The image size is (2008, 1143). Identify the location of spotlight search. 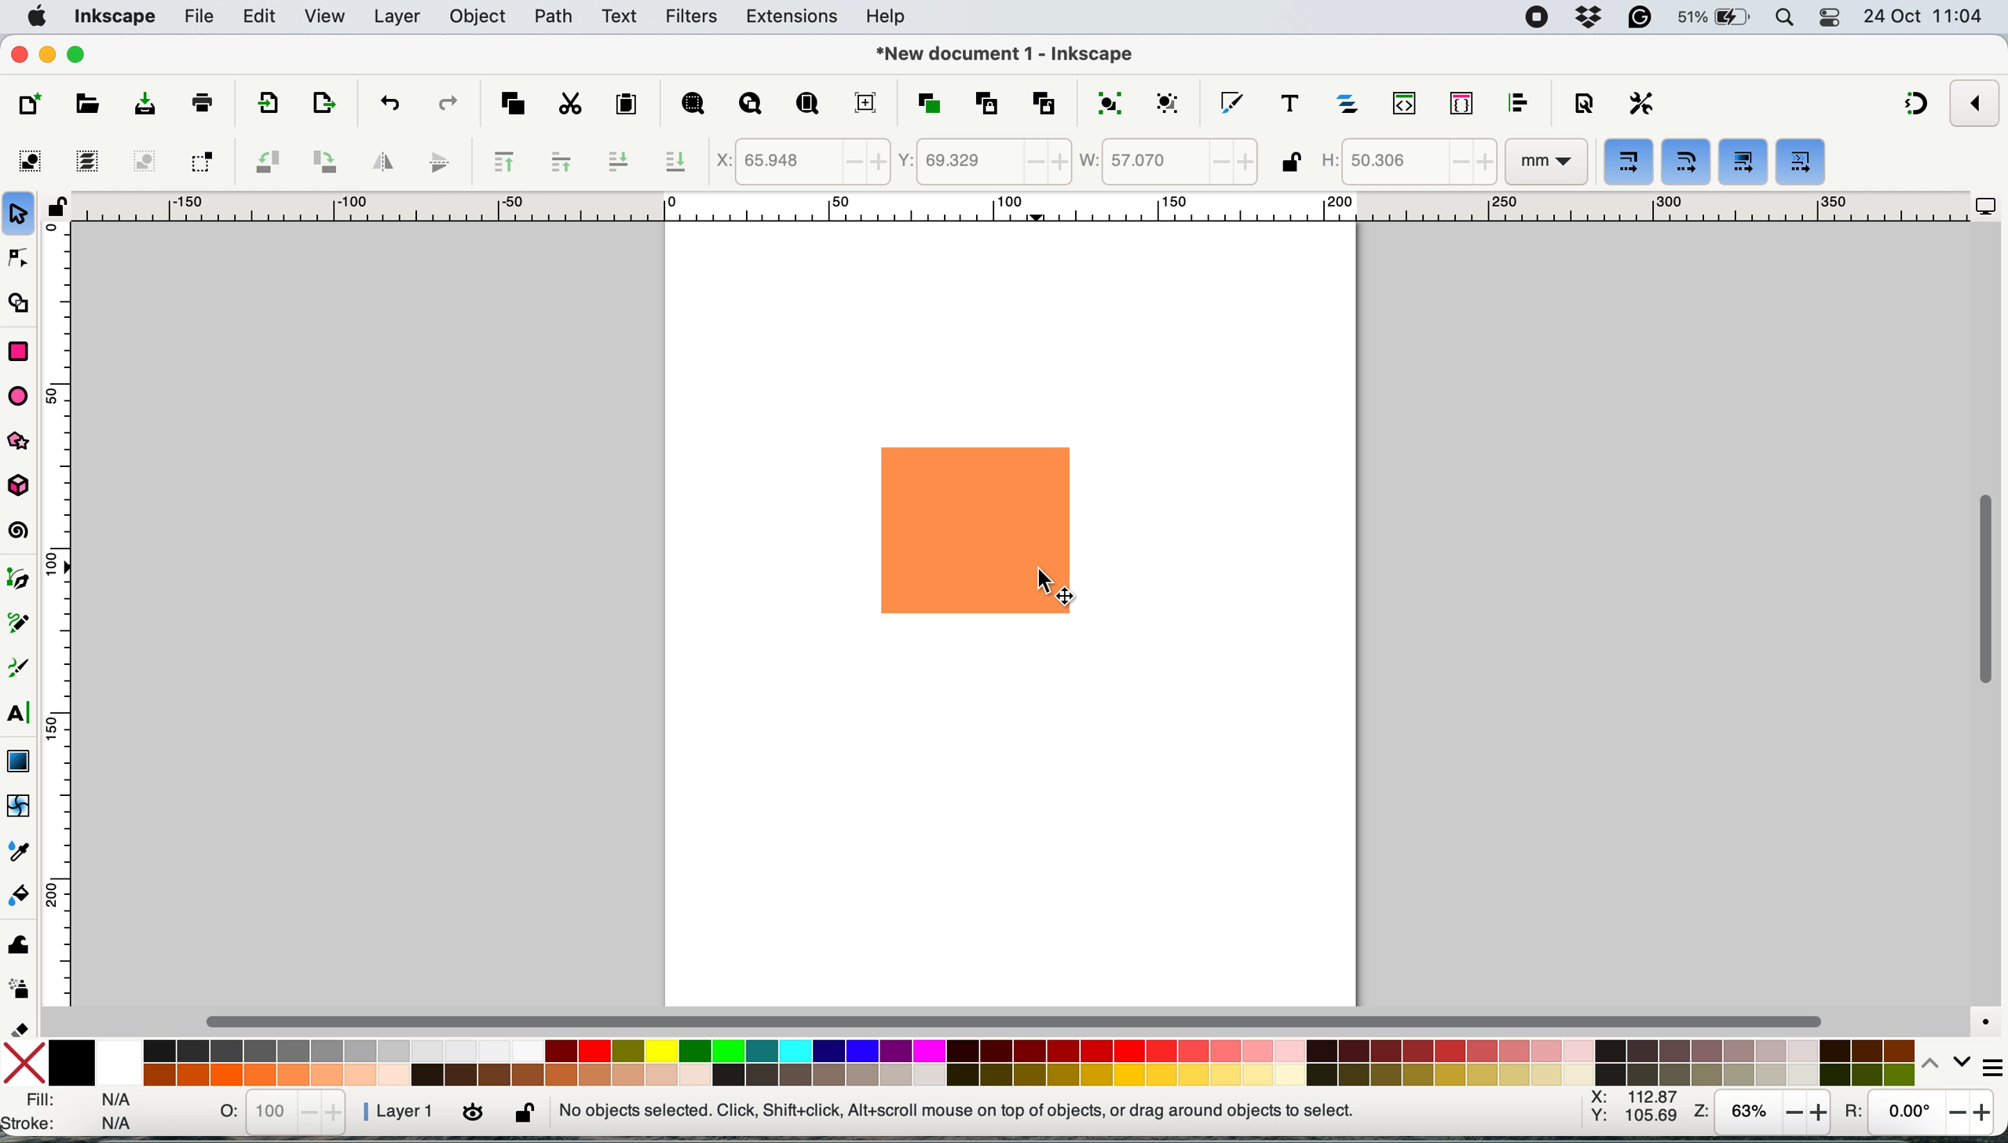
(1787, 20).